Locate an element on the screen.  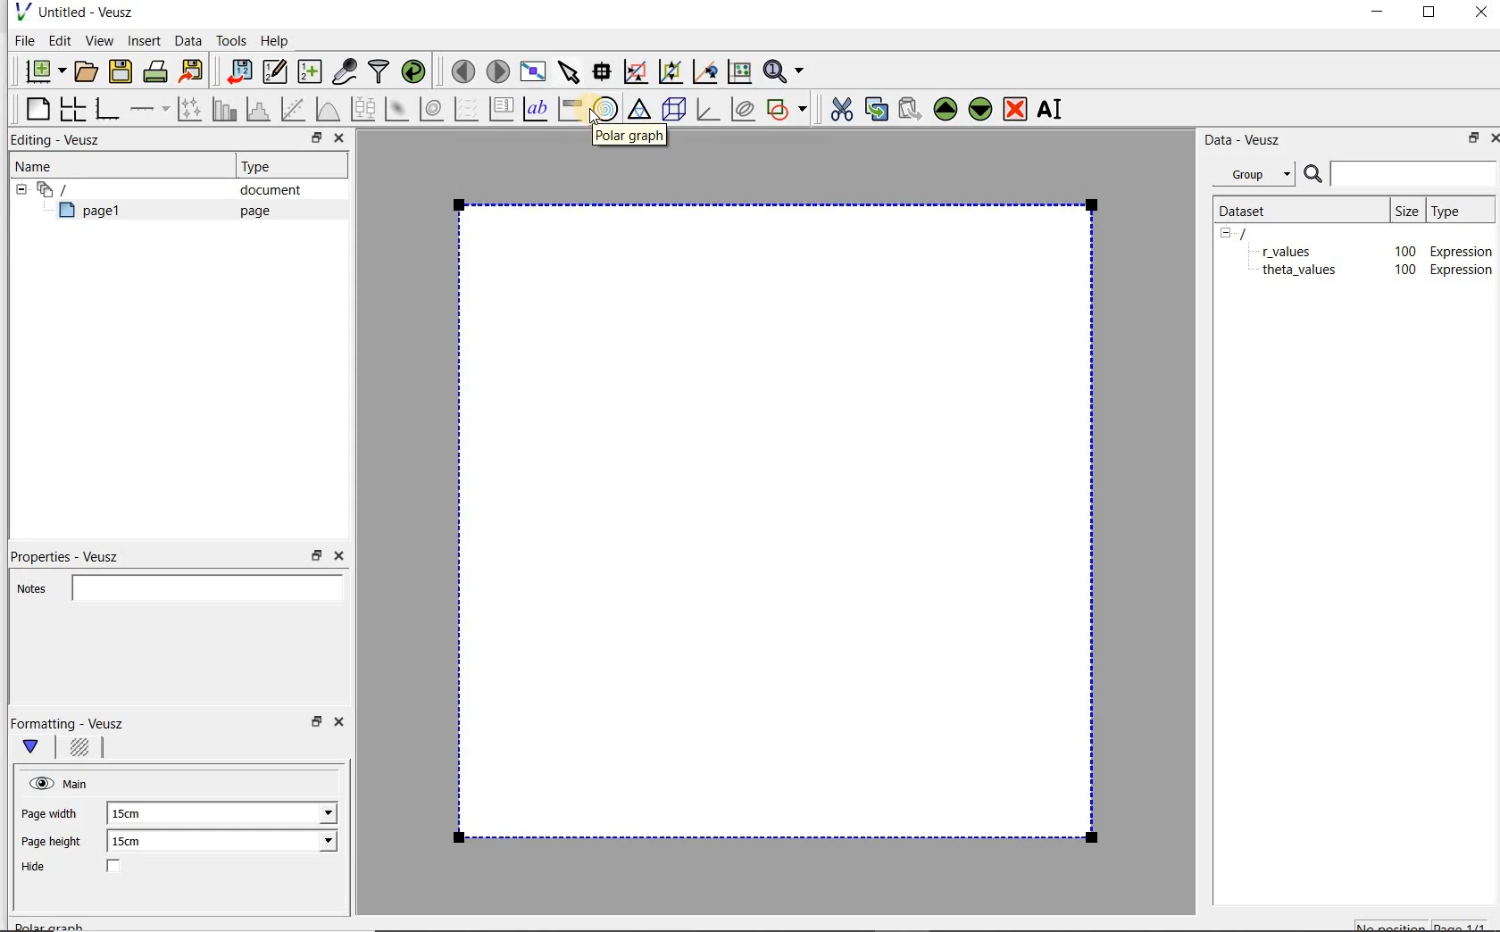
Close is located at coordinates (337, 140).